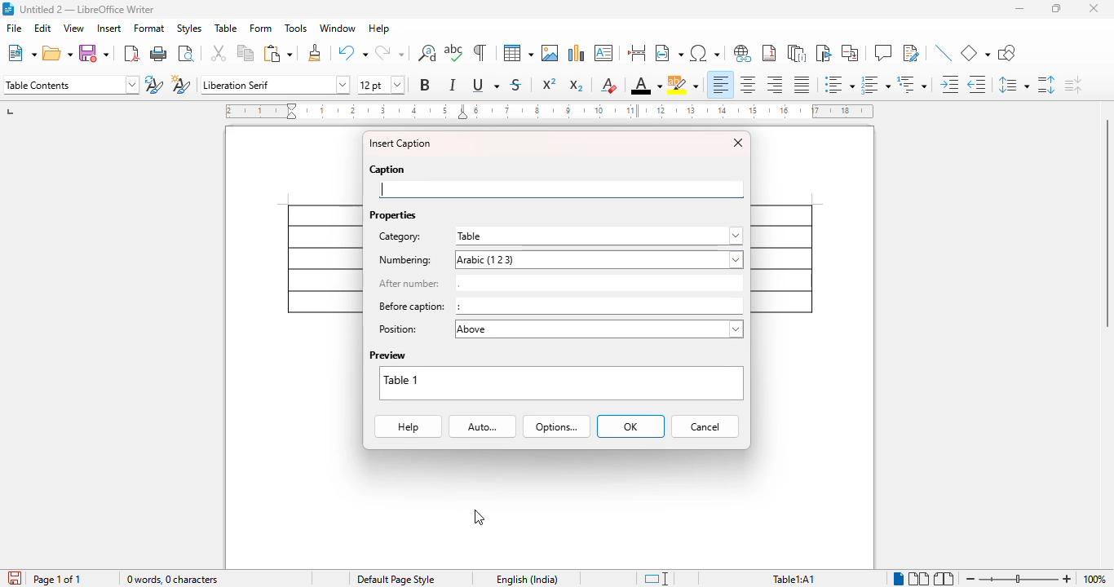 The width and height of the screenshot is (1114, 587). Describe the element at coordinates (427, 53) in the screenshot. I see `find and replace` at that location.